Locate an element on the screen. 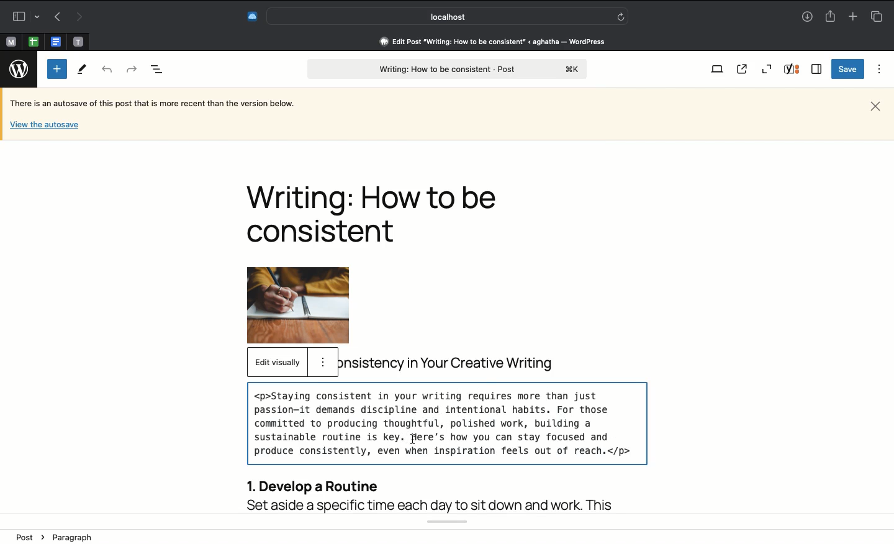  html body is located at coordinates (446, 447).